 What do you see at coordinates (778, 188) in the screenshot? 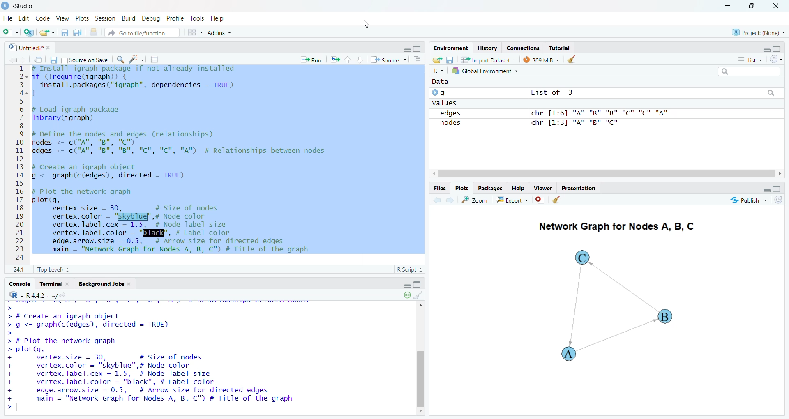
I see `maximise` at bounding box center [778, 188].